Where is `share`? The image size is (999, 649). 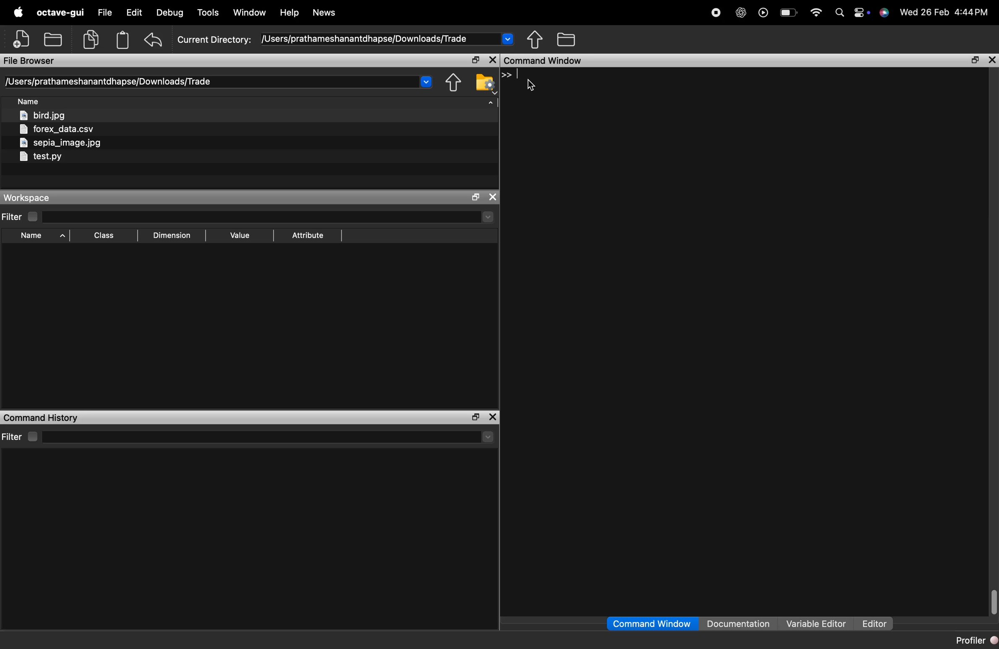 share is located at coordinates (535, 39).